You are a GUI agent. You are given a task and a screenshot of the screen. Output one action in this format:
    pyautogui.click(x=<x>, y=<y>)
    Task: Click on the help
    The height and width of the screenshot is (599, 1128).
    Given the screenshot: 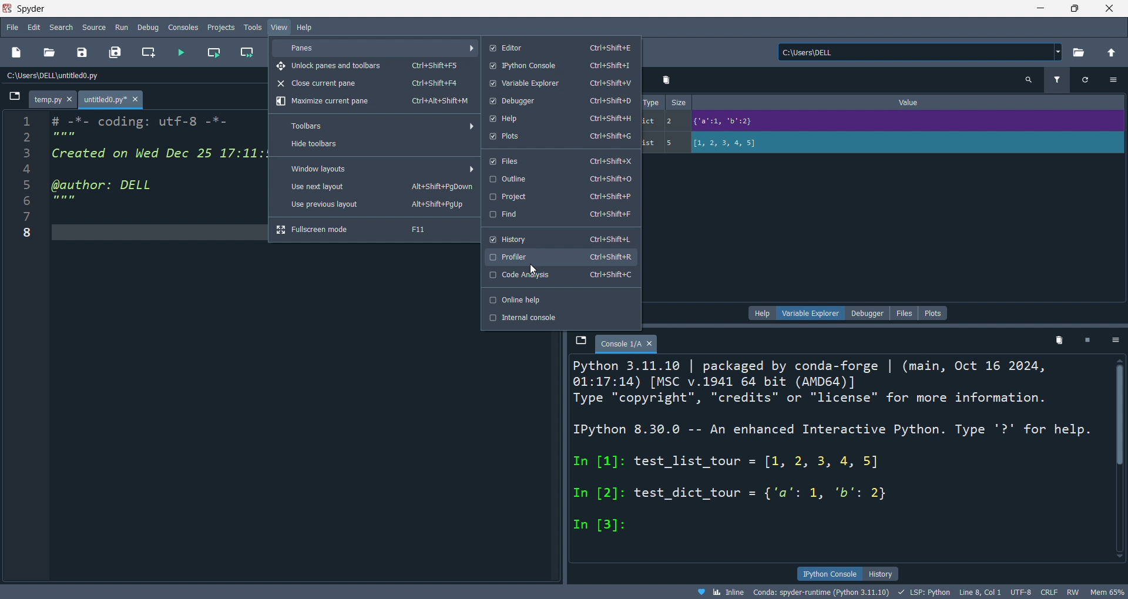 What is the action you would take?
    pyautogui.click(x=761, y=312)
    